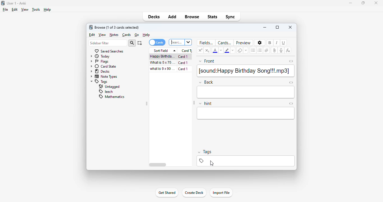 The width and height of the screenshot is (383, 202). Describe the element at coordinates (163, 50) in the screenshot. I see `sort field` at that location.